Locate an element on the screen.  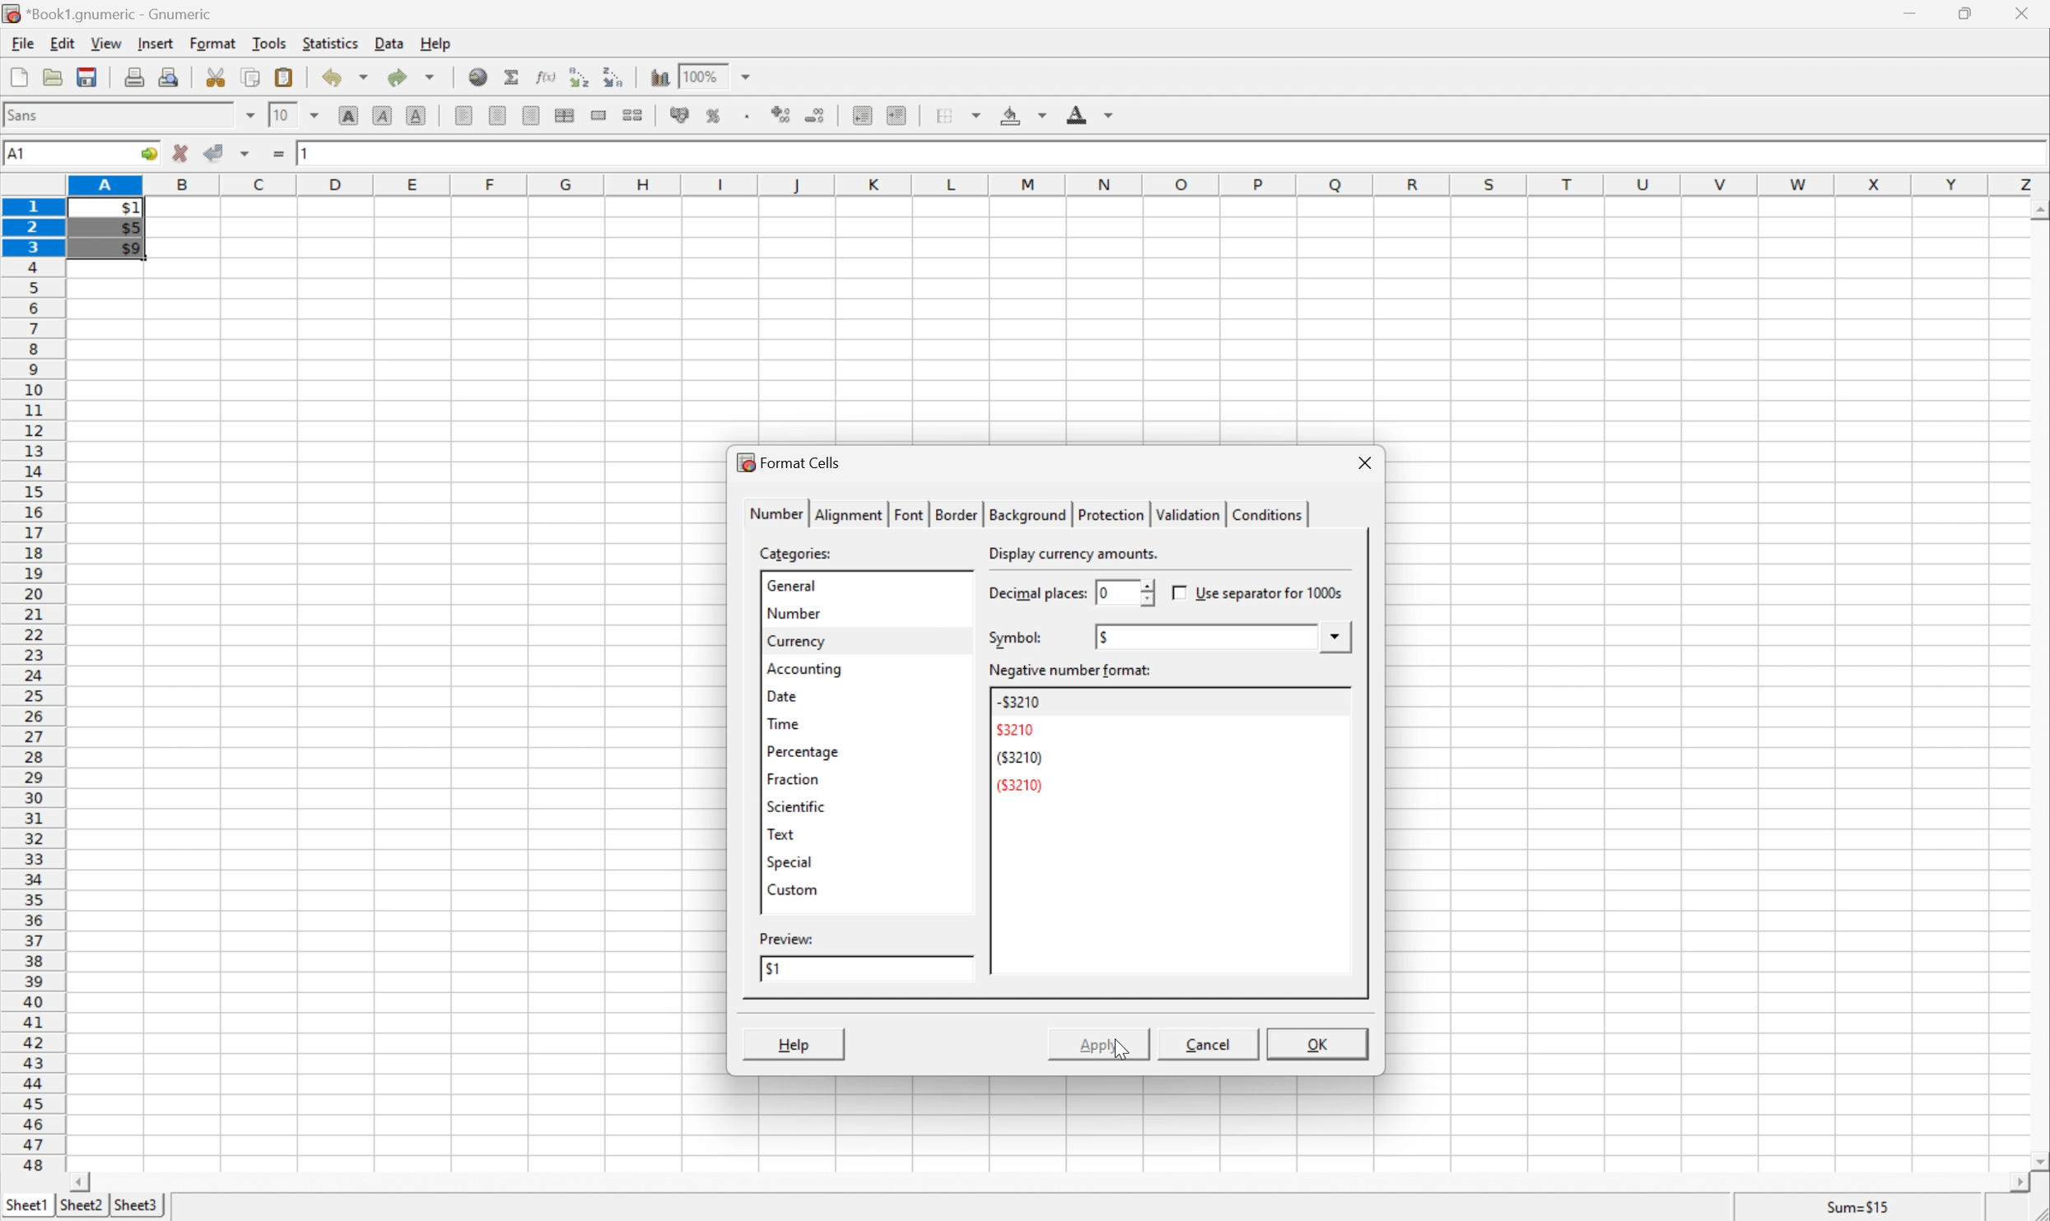
OK is located at coordinates (1319, 1047).